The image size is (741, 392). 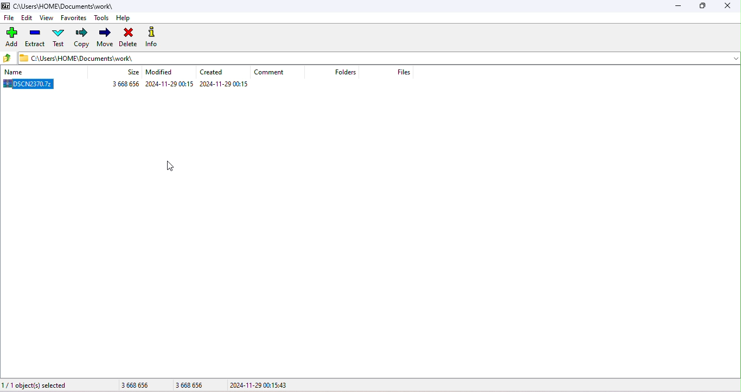 What do you see at coordinates (225, 84) in the screenshot?
I see `created date and time` at bounding box center [225, 84].